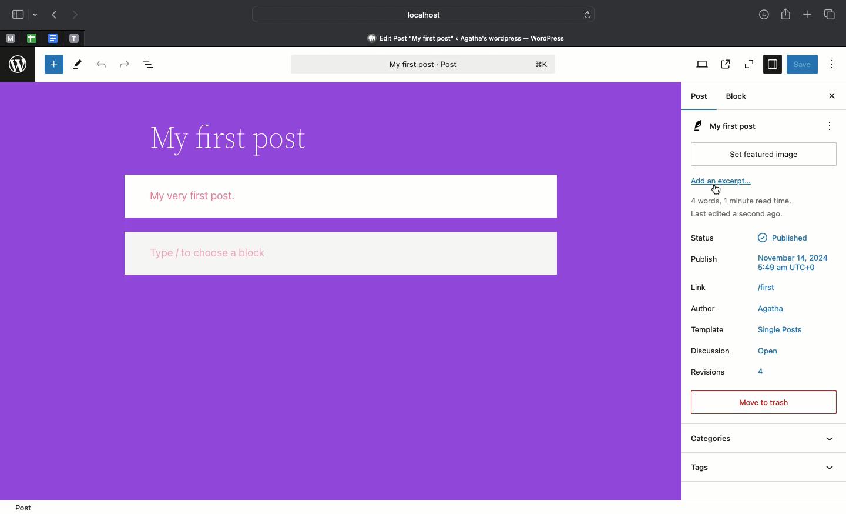  I want to click on Localhost, so click(415, 15).